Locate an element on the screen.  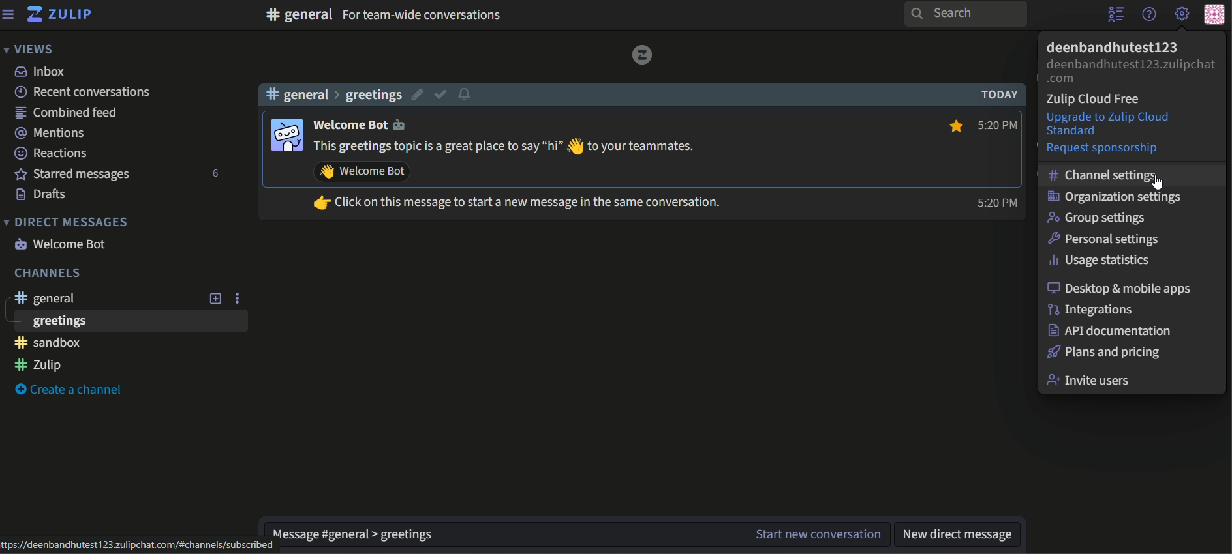
invite users is located at coordinates (1091, 380).